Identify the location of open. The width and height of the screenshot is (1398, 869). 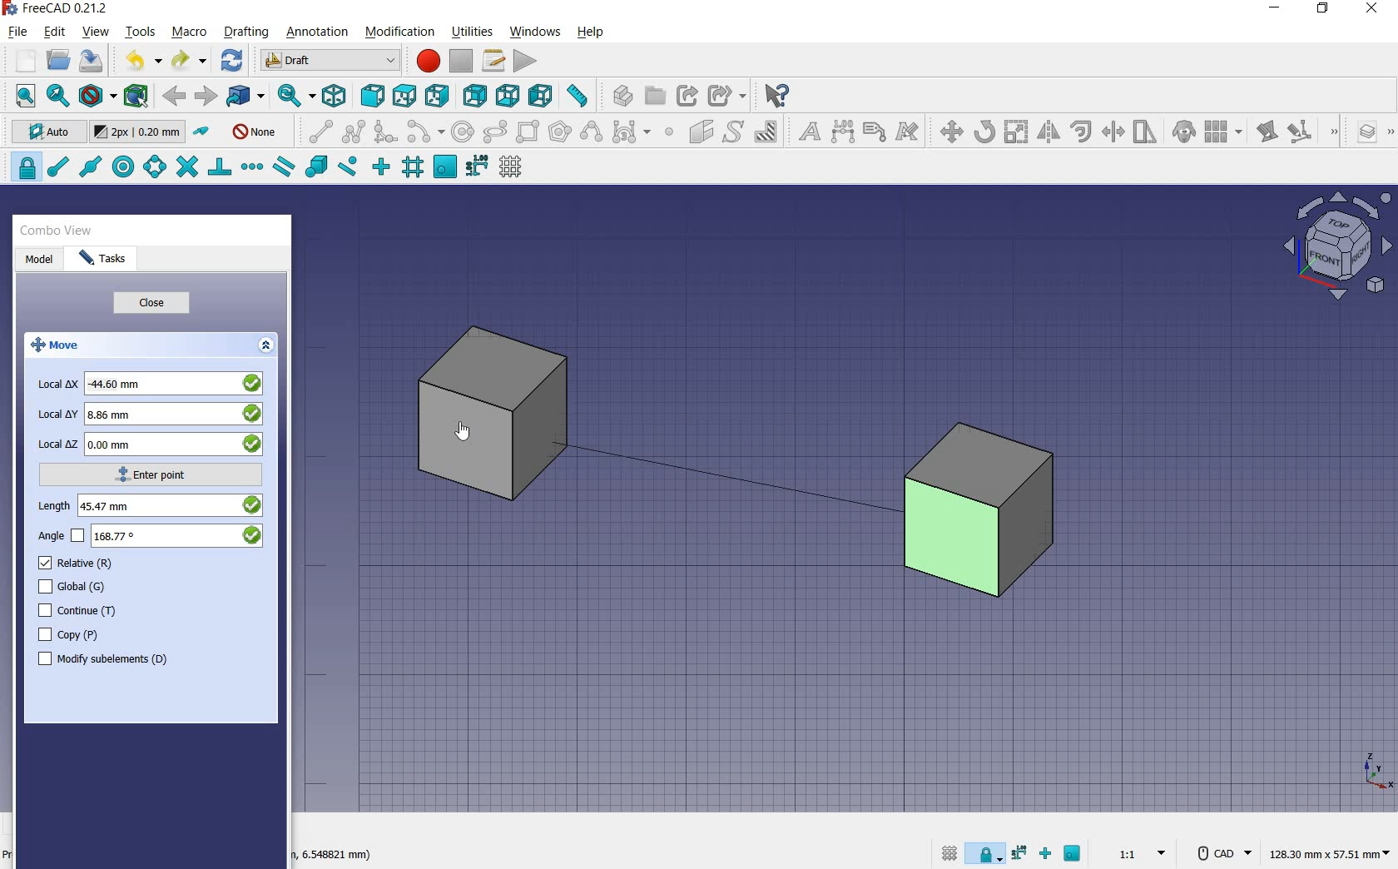
(61, 61).